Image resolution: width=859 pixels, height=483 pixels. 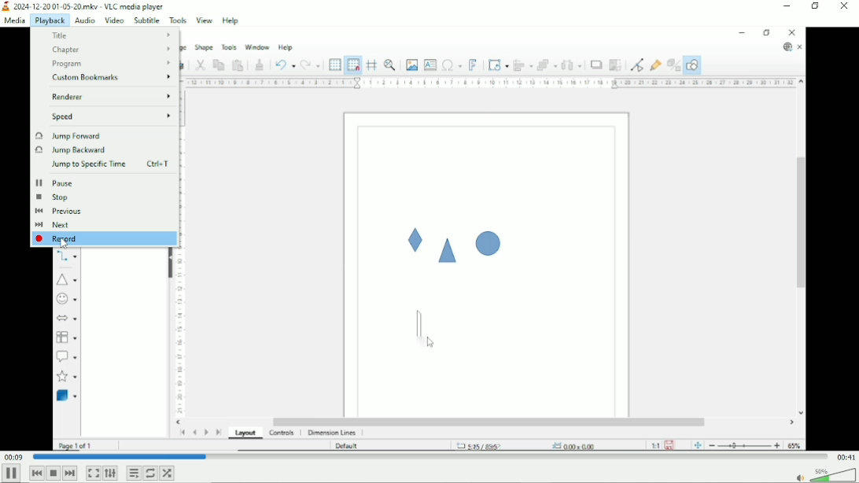 What do you see at coordinates (94, 473) in the screenshot?
I see `Toggle video in fullscreen` at bounding box center [94, 473].